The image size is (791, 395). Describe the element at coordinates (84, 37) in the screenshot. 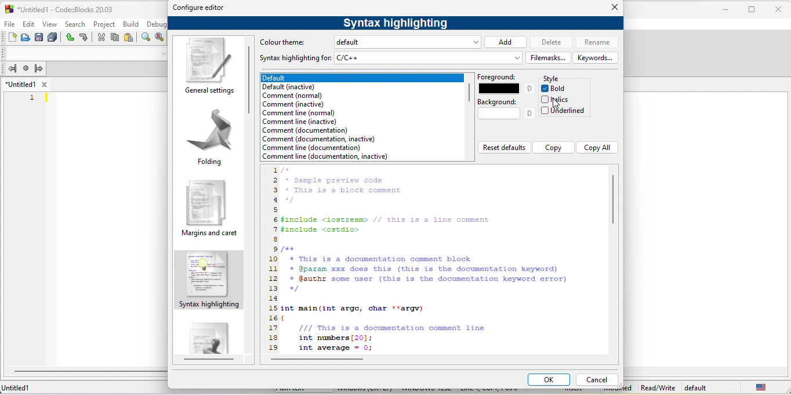

I see `redo` at that location.